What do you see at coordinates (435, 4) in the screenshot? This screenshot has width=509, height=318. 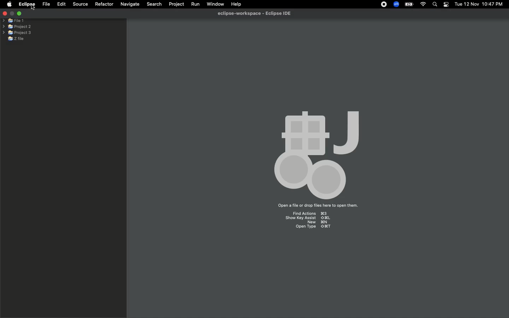 I see `Search` at bounding box center [435, 4].